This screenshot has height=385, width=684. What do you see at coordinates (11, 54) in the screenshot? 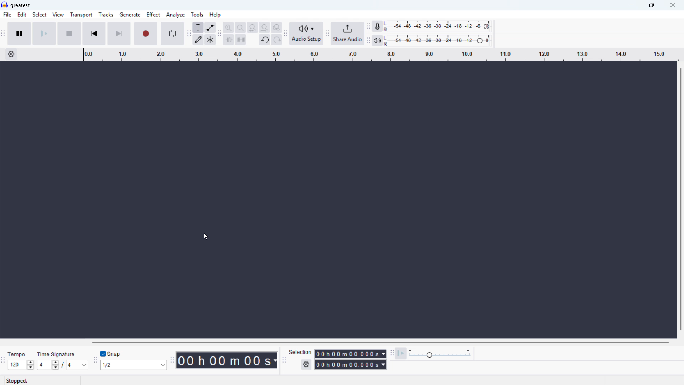
I see `Timeline settings ` at bounding box center [11, 54].